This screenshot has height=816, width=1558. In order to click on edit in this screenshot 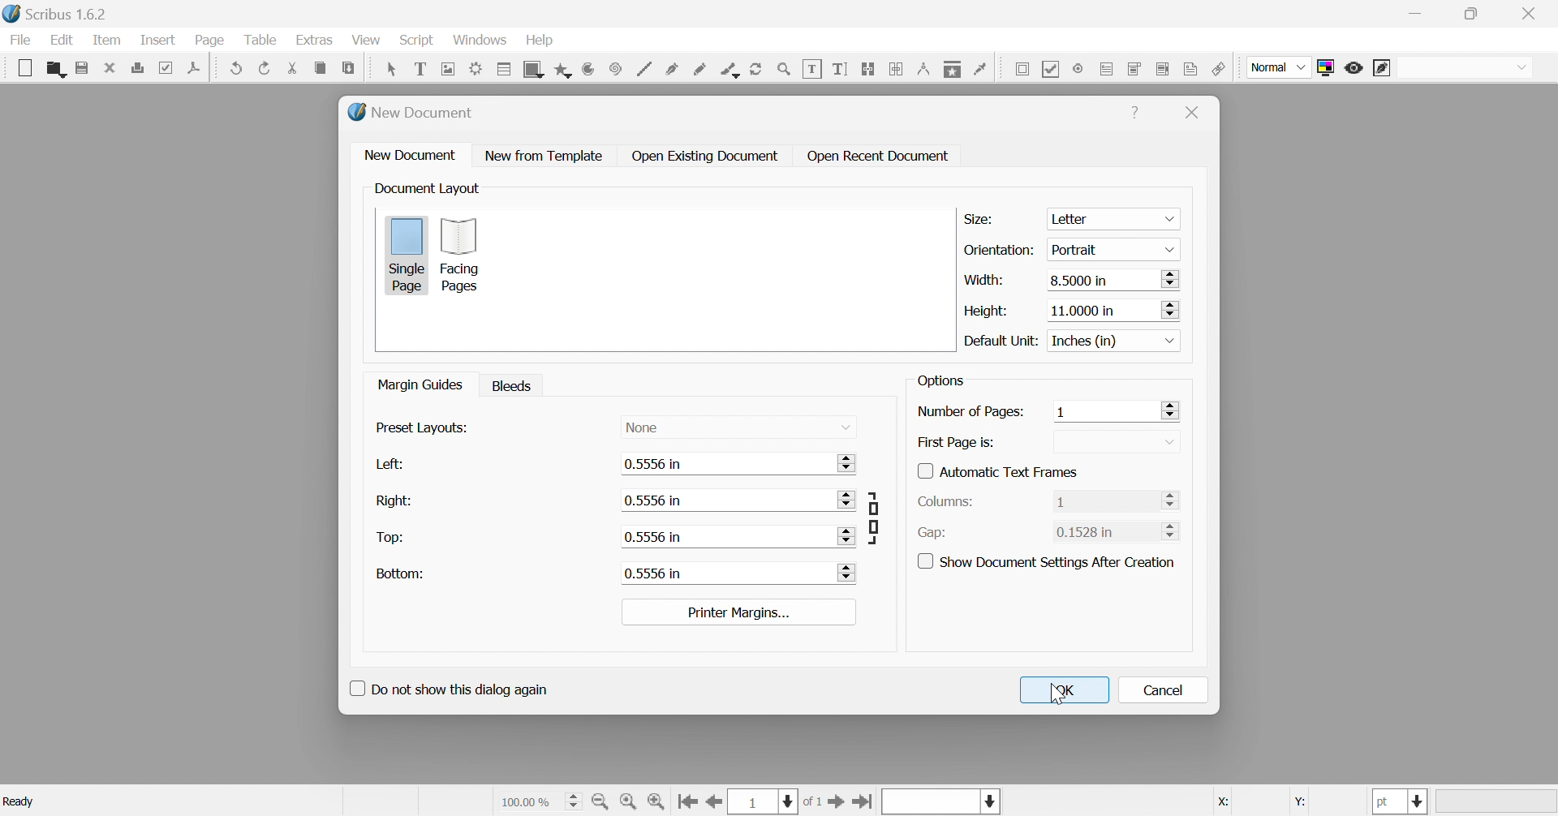, I will do `click(62, 40)`.